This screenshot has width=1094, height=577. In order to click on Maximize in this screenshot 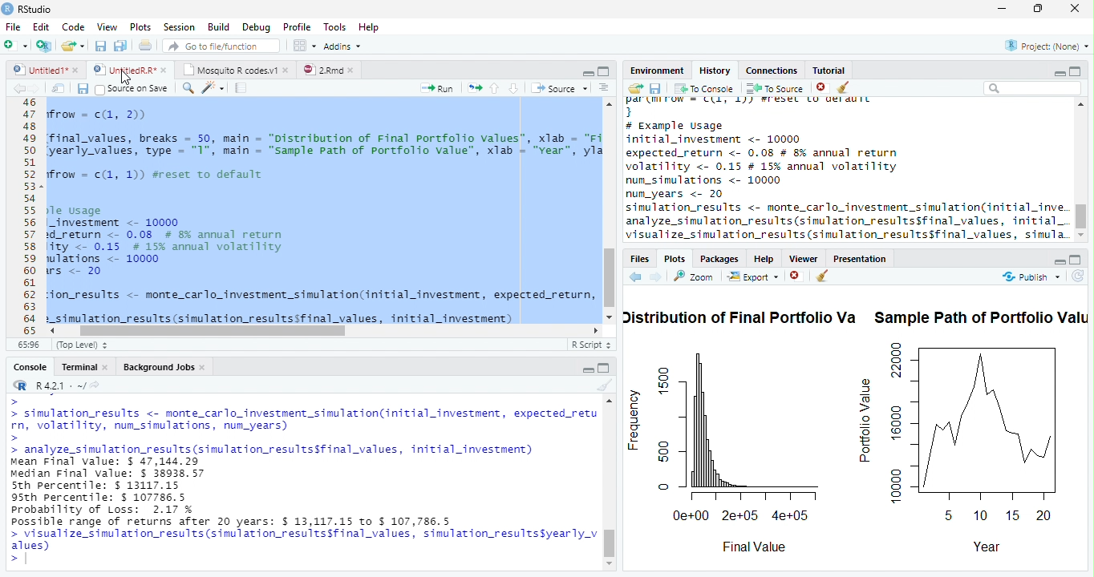, I will do `click(1042, 10)`.